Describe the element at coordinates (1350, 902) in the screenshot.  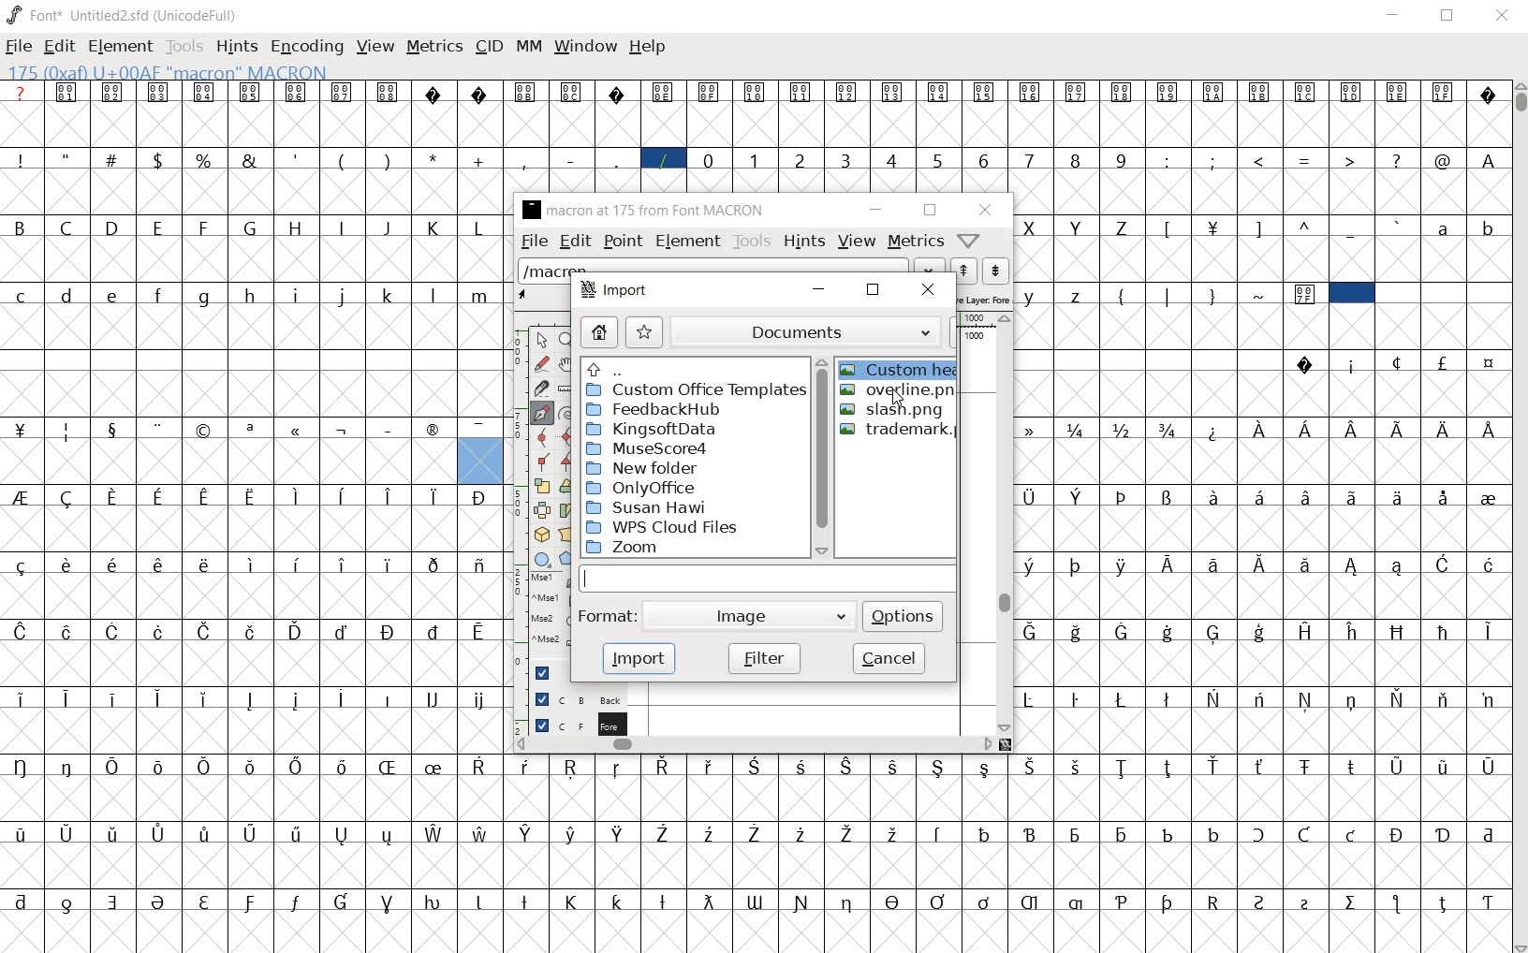
I see `Symbol` at that location.